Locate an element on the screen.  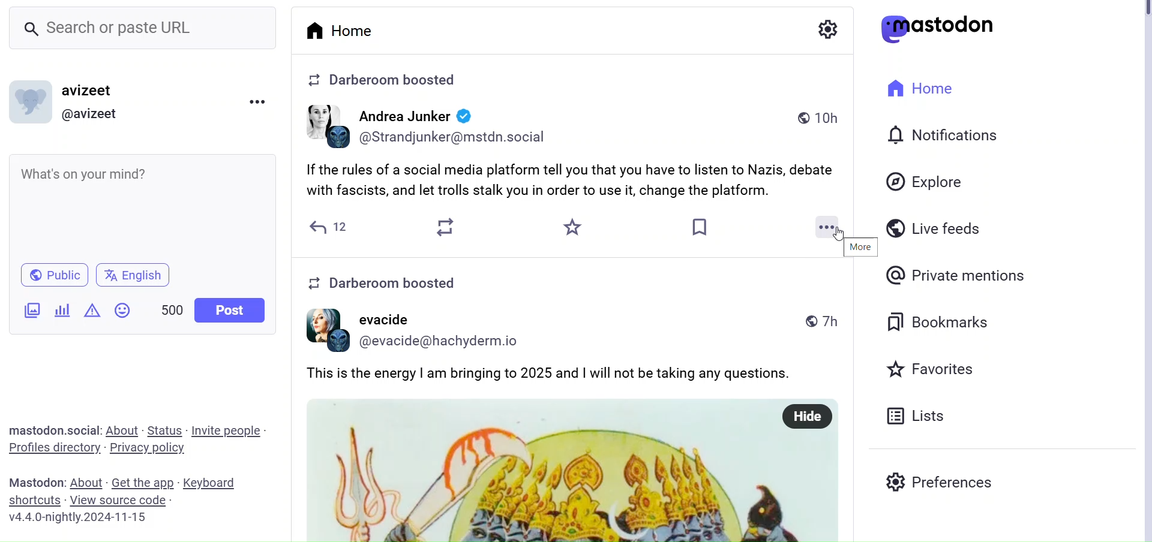
Shortcuts is located at coordinates (35, 501).